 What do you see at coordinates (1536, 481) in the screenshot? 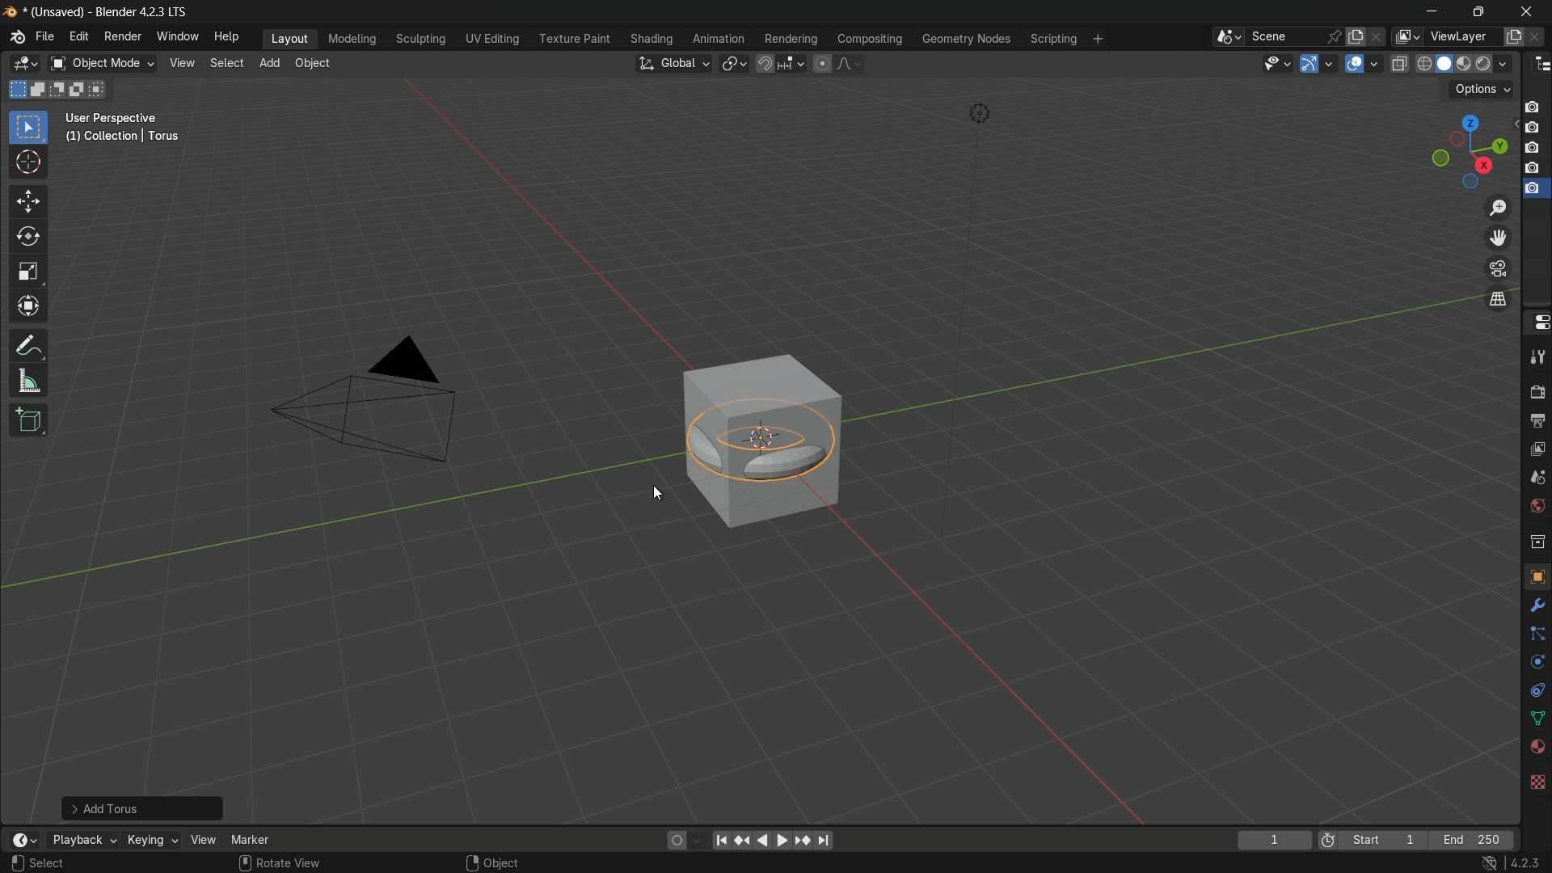
I see `scene` at bounding box center [1536, 481].